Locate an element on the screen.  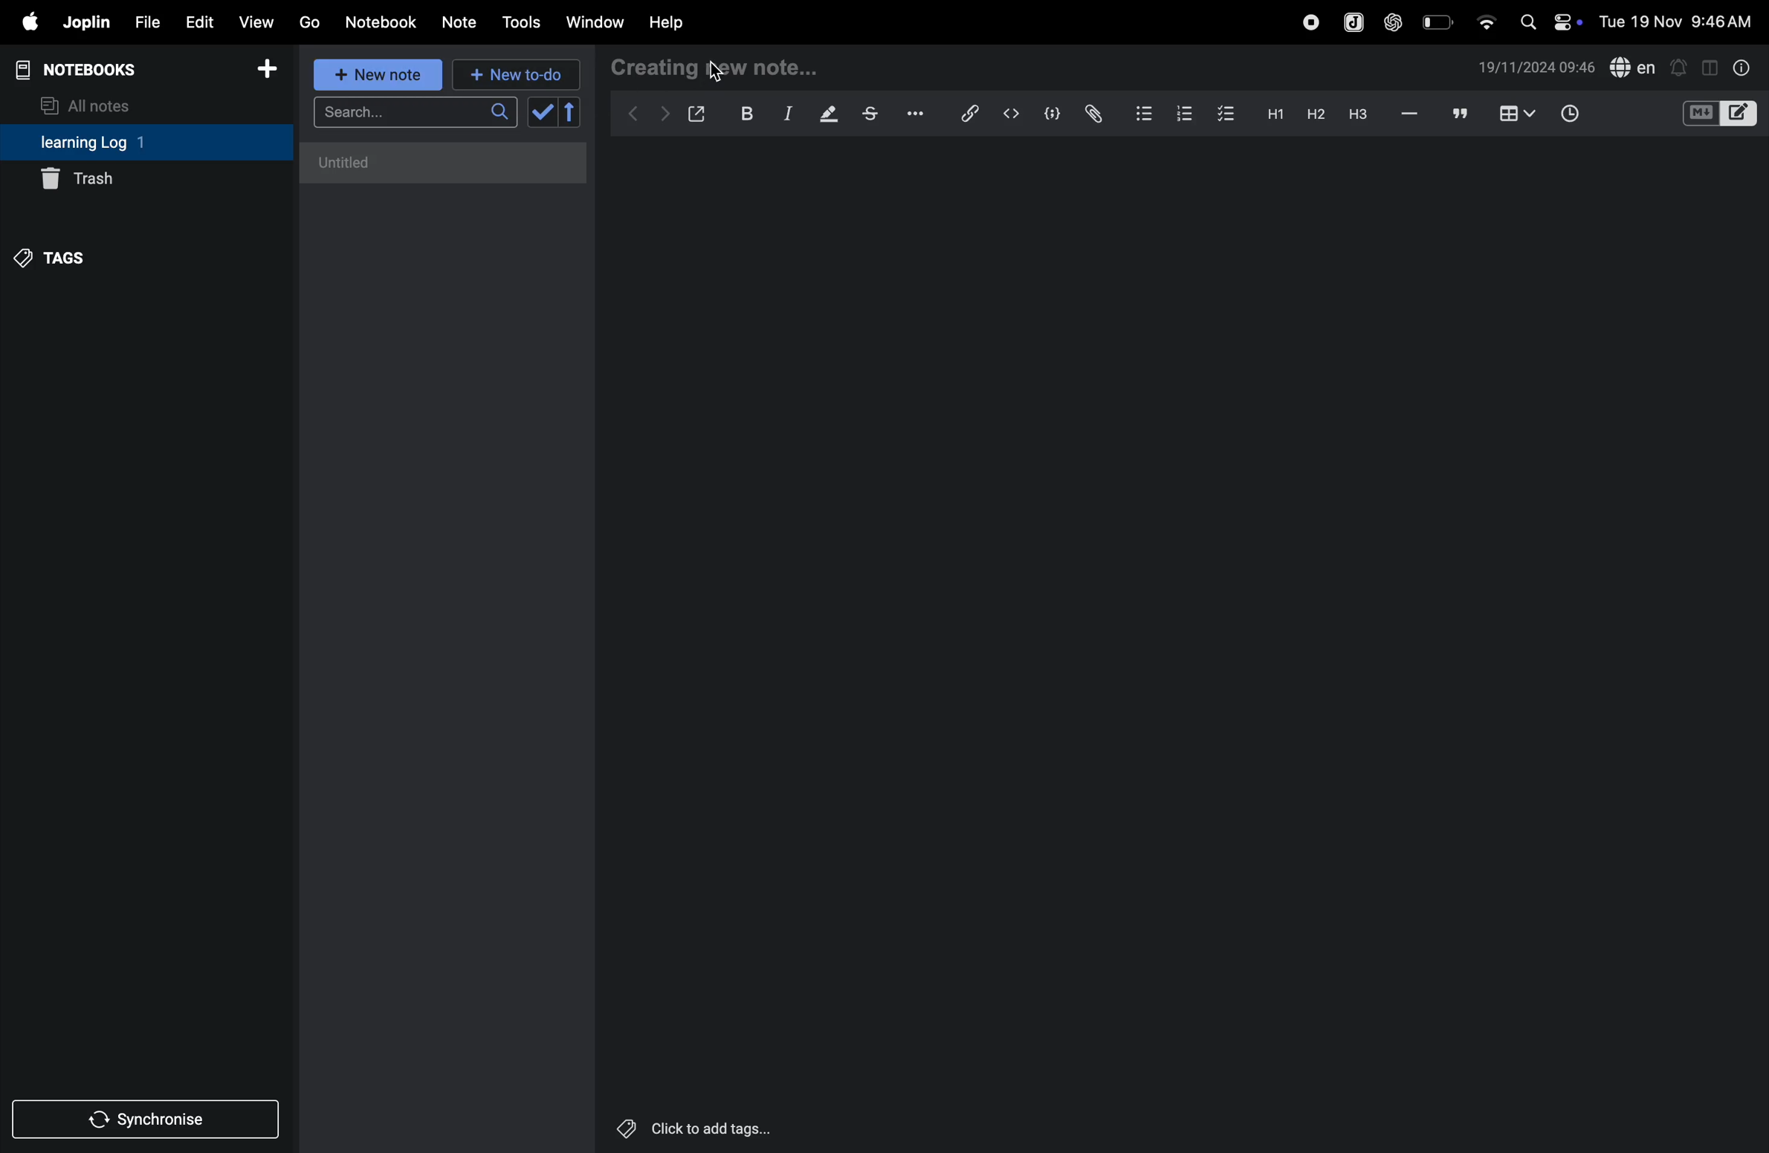
check box is located at coordinates (557, 112).